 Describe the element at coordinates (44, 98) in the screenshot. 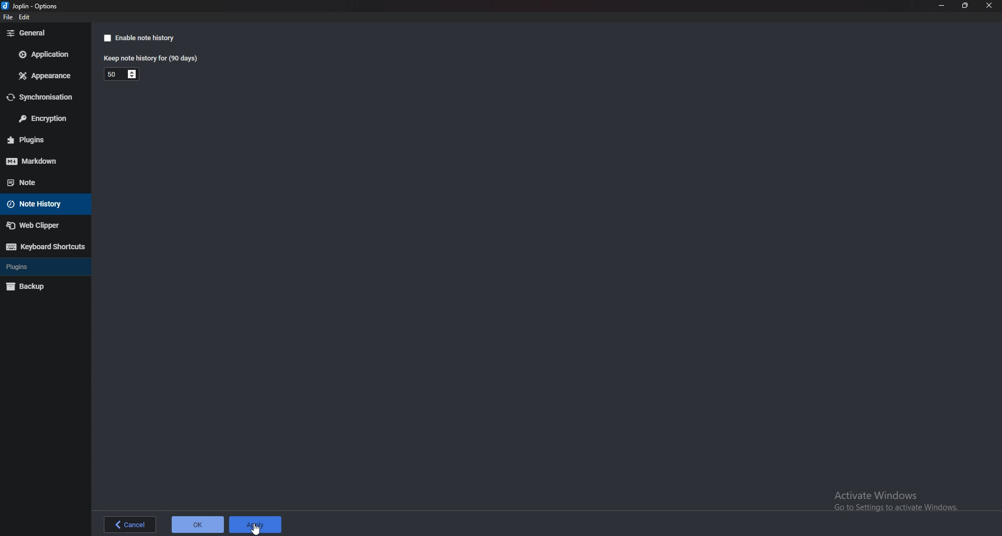

I see `Synchronization` at that location.